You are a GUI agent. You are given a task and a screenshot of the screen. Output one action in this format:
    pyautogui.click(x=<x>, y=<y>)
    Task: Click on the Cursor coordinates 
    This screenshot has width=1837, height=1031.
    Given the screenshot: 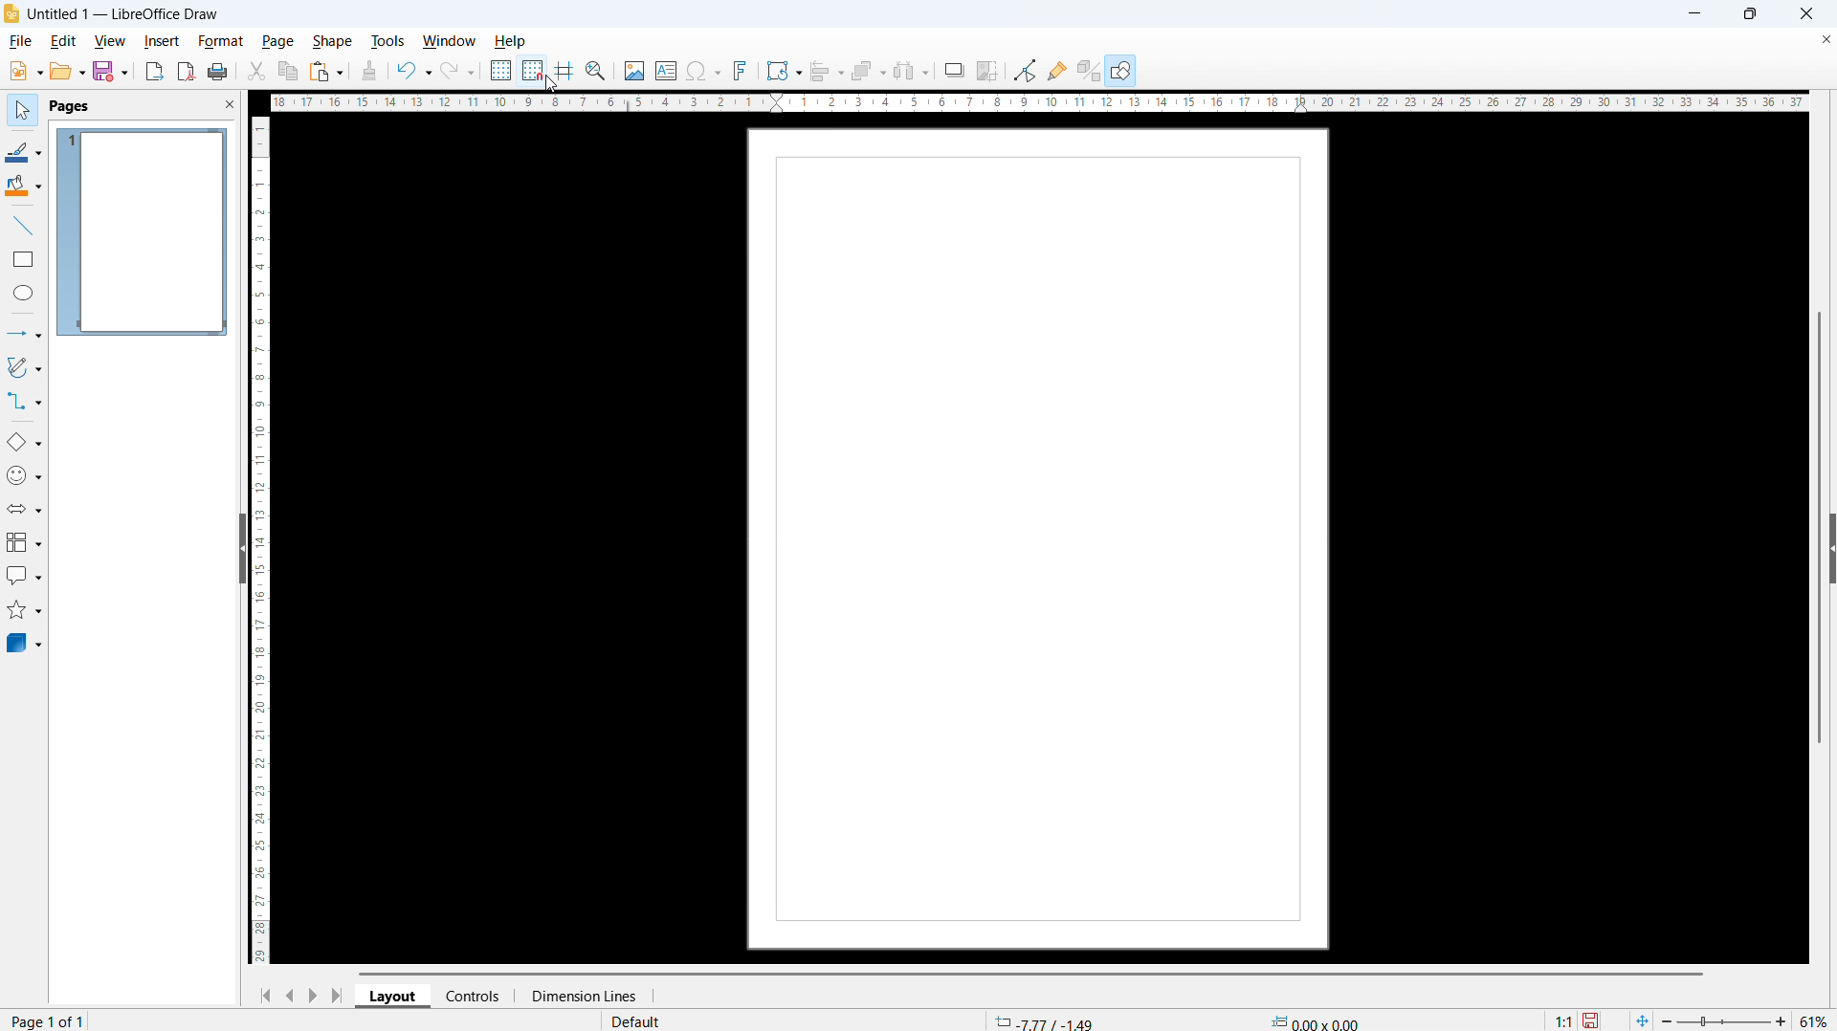 What is the action you would take?
    pyautogui.click(x=1043, y=1020)
    